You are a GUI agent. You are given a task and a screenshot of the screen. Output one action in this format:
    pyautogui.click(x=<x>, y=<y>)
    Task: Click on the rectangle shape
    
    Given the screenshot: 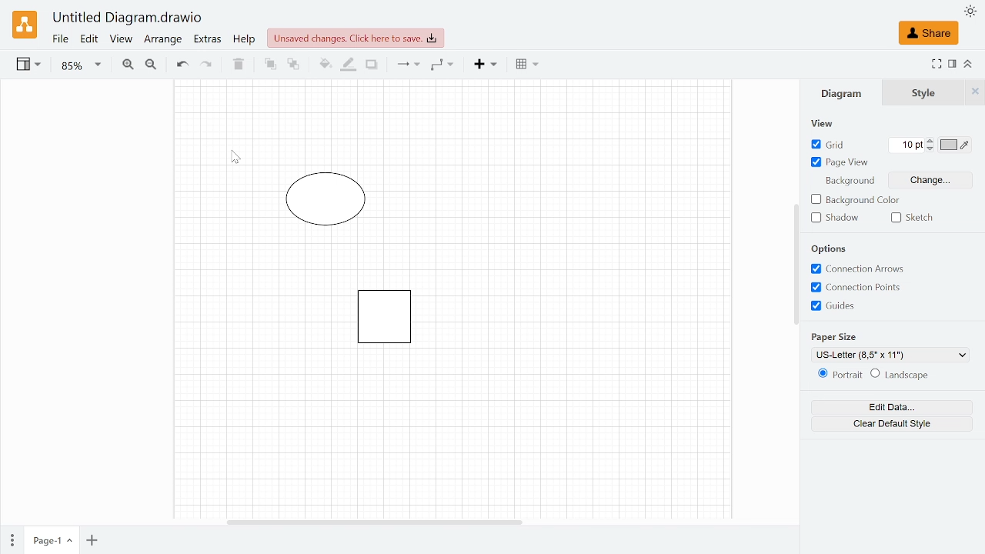 What is the action you would take?
    pyautogui.click(x=381, y=319)
    